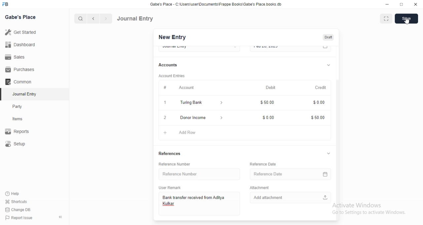 This screenshot has width=423, height=225. Describe the element at coordinates (22, 119) in the screenshot. I see `items` at that location.